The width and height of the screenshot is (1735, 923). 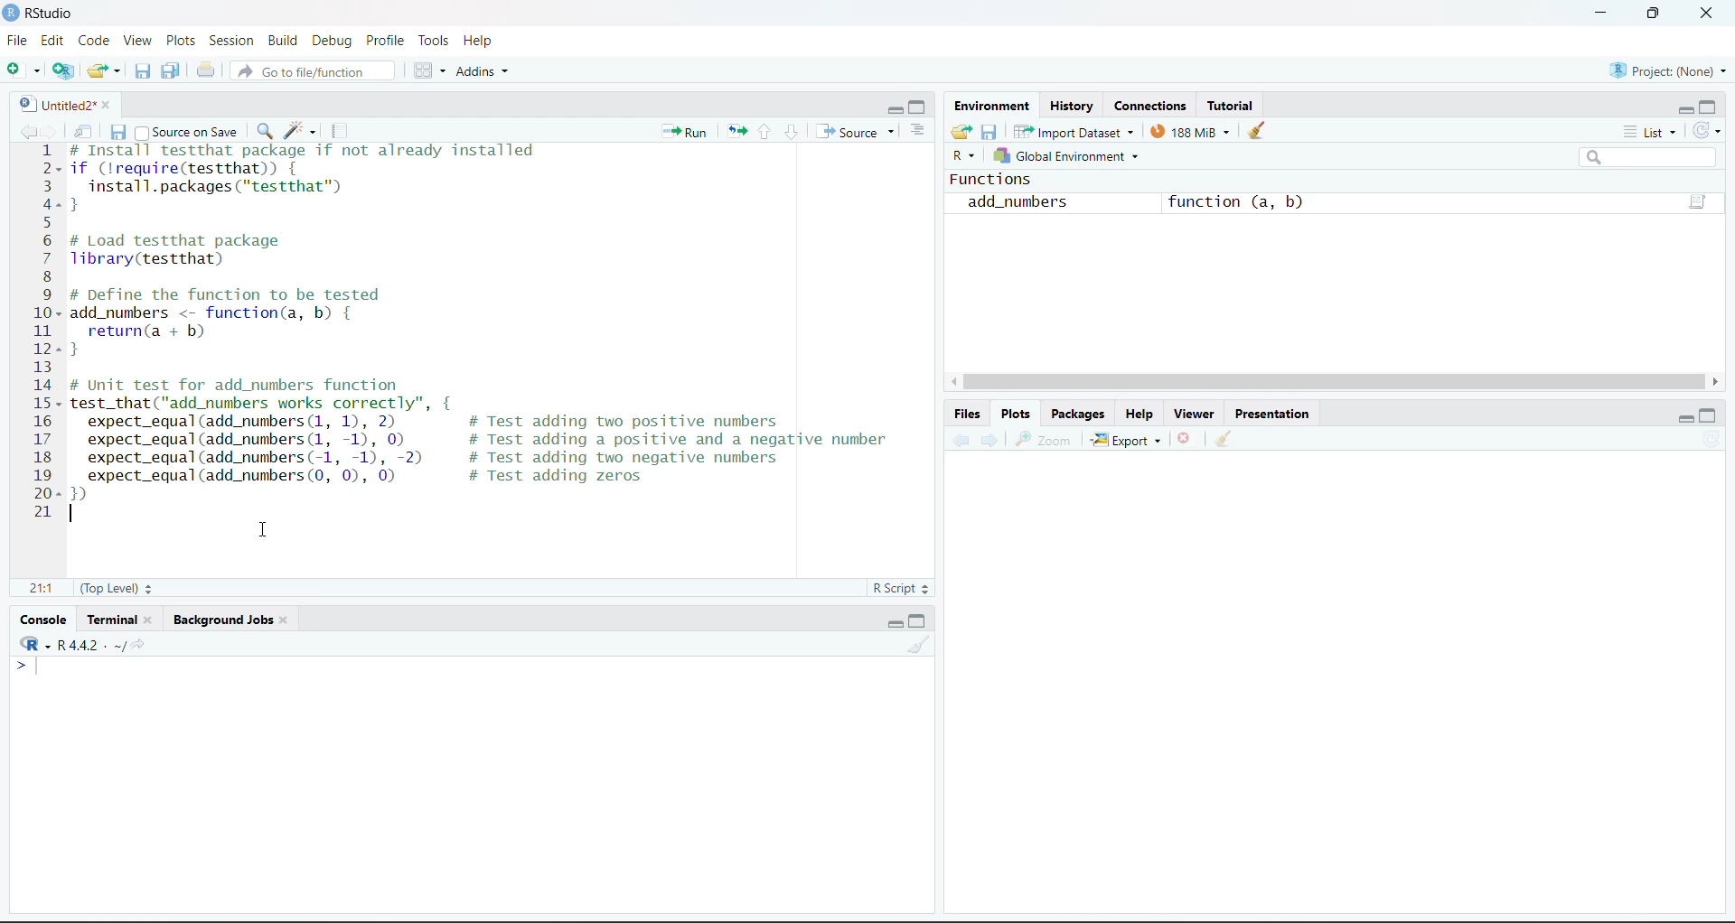 What do you see at coordinates (63, 70) in the screenshot?
I see `create a project` at bounding box center [63, 70].